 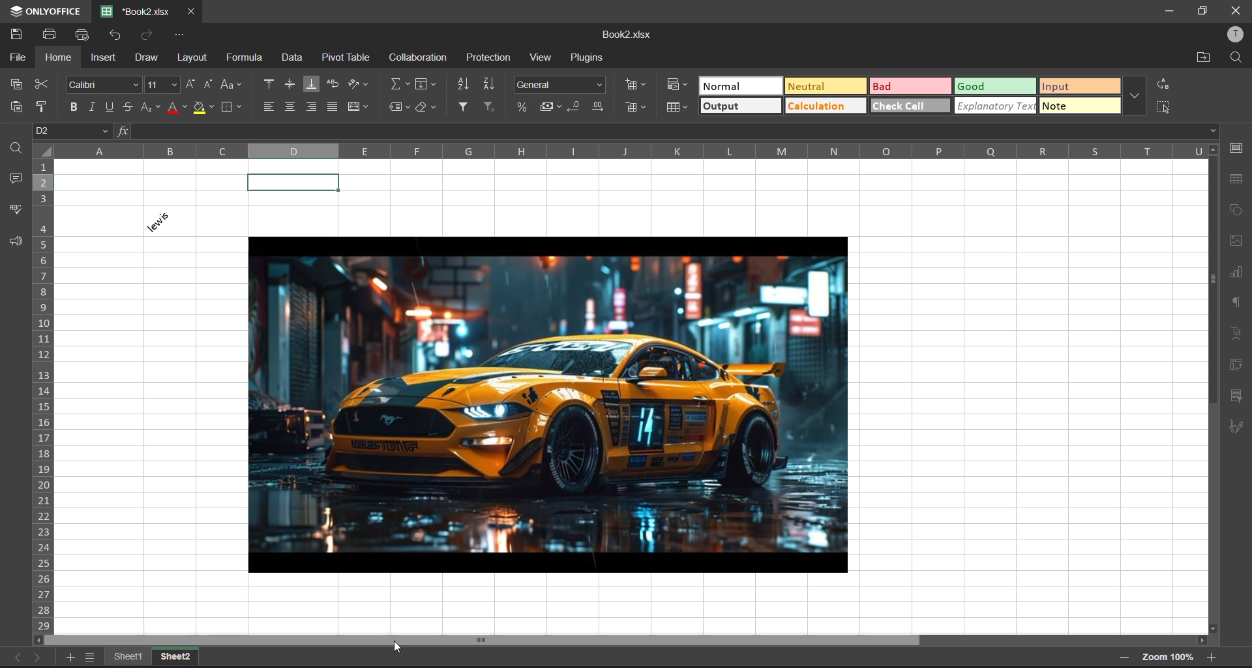 I want to click on row numbers, so click(x=46, y=395).